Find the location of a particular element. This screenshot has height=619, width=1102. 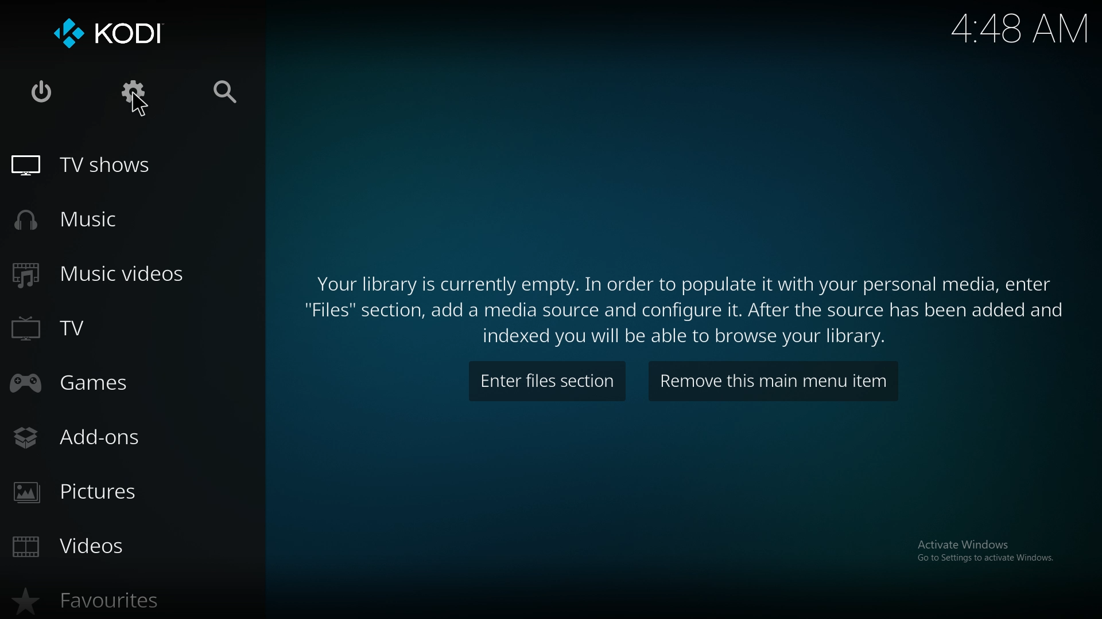

music videos is located at coordinates (110, 275).